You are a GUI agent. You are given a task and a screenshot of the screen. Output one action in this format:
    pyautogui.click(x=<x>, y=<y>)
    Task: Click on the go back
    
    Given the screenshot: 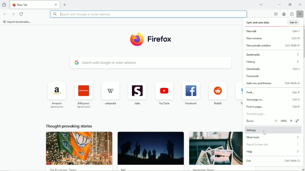 What is the action you would take?
    pyautogui.click(x=5, y=14)
    